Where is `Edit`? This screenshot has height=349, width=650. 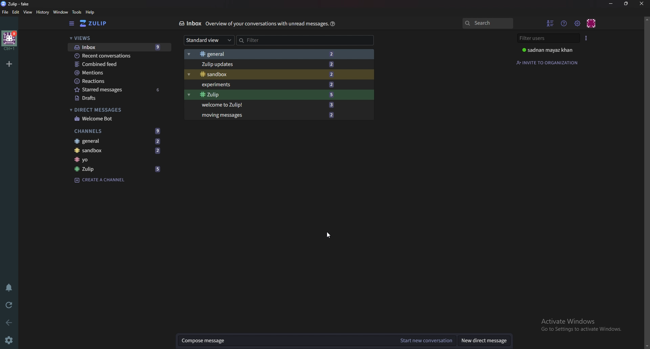
Edit is located at coordinates (16, 13).